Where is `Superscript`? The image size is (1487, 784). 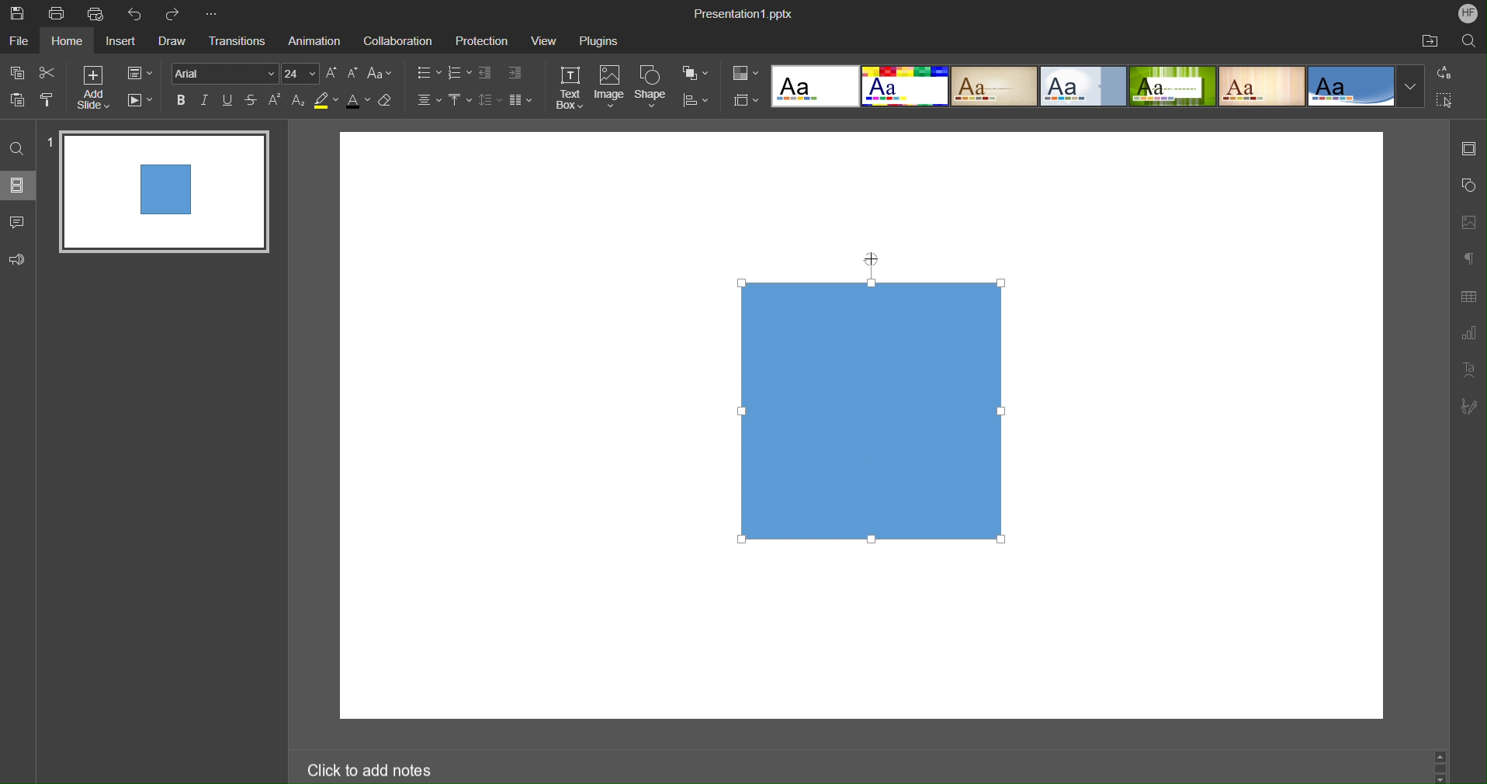
Superscript is located at coordinates (274, 101).